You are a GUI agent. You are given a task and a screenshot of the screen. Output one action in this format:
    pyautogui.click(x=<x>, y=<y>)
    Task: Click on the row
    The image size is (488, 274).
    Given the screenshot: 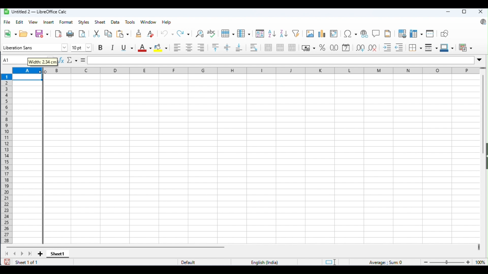 What is the action you would take?
    pyautogui.click(x=228, y=33)
    